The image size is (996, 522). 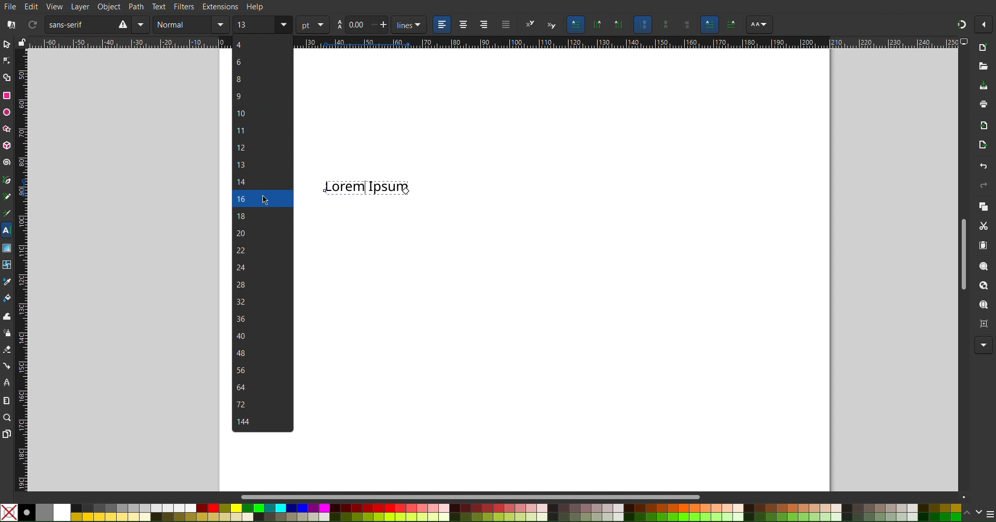 What do you see at coordinates (981, 145) in the screenshot?
I see `Open Export` at bounding box center [981, 145].